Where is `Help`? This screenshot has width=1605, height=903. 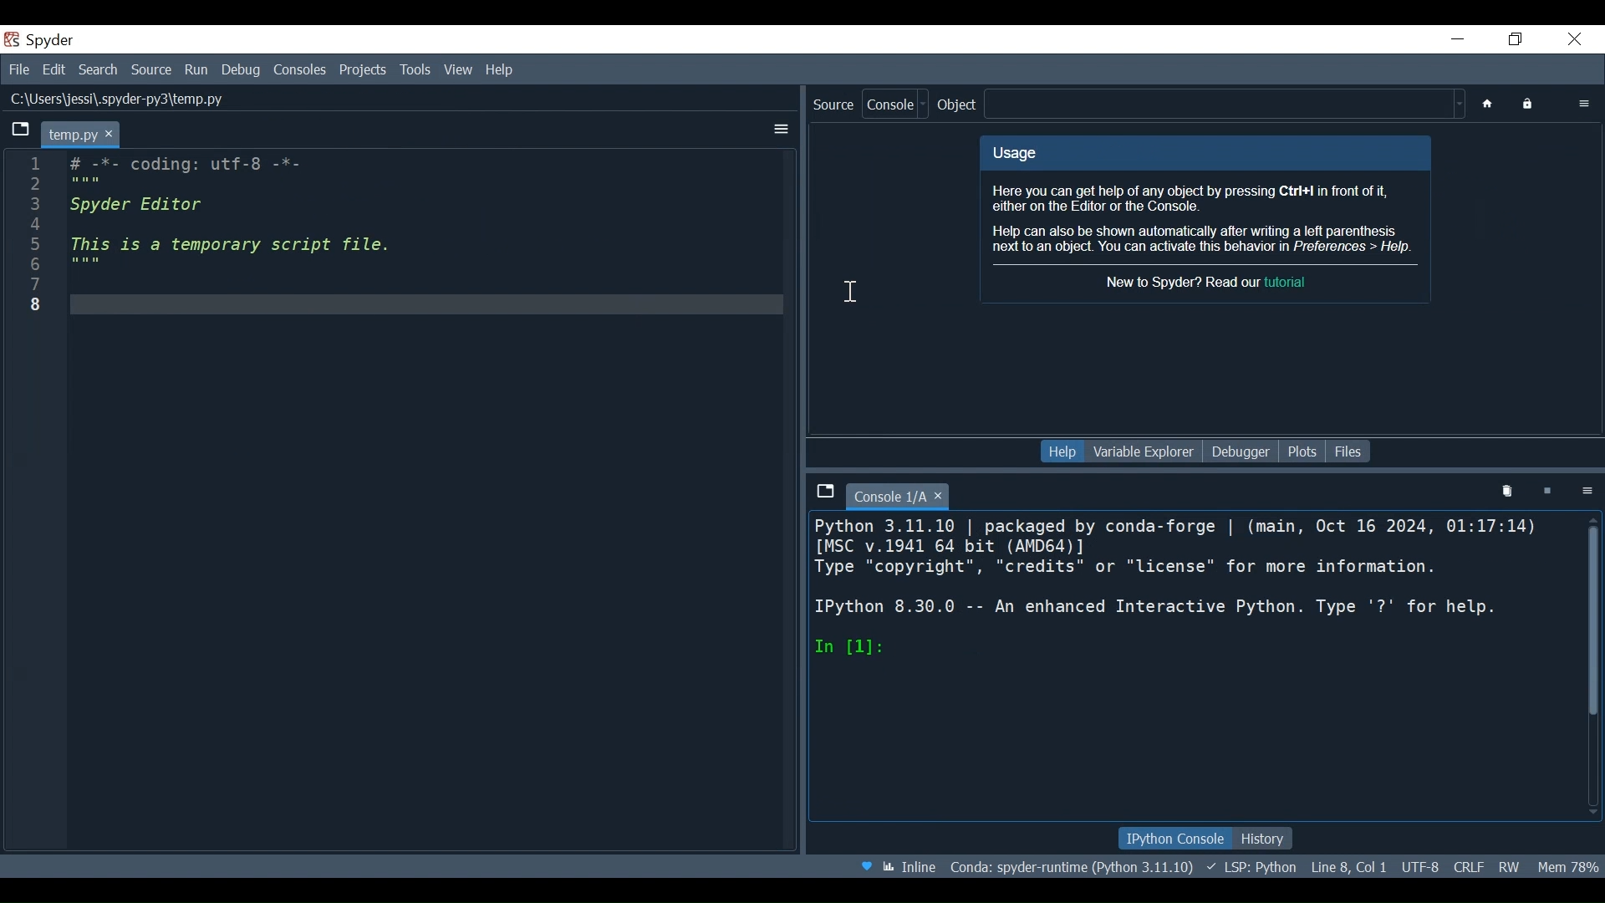 Help is located at coordinates (1062, 451).